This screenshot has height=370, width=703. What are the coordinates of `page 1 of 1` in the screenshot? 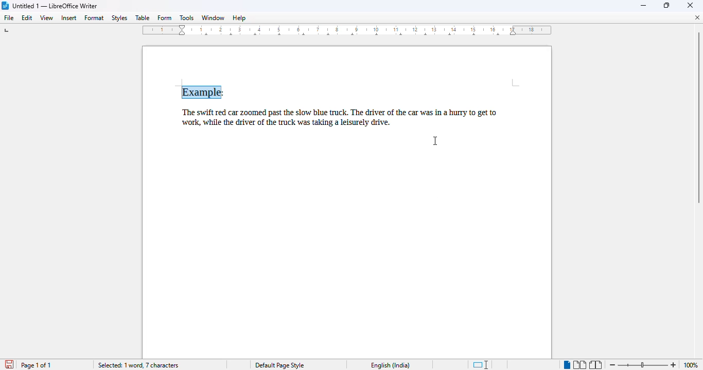 It's located at (36, 365).